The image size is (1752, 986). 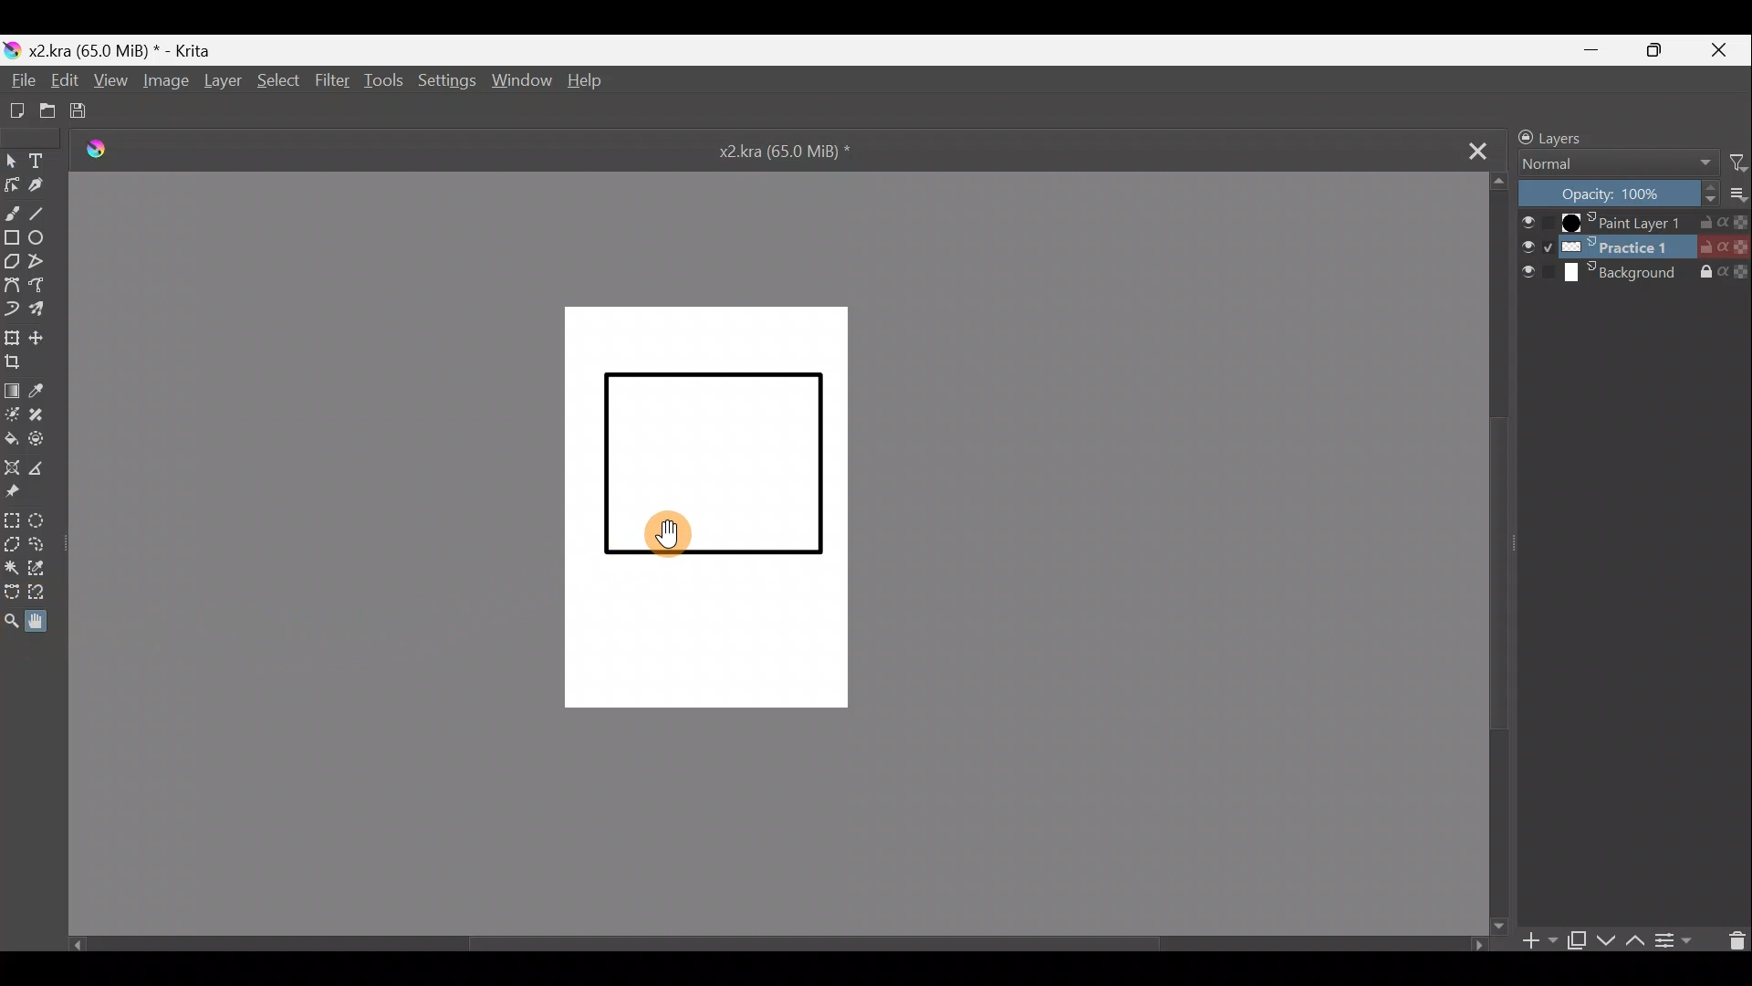 What do you see at coordinates (445, 82) in the screenshot?
I see `Settings` at bounding box center [445, 82].